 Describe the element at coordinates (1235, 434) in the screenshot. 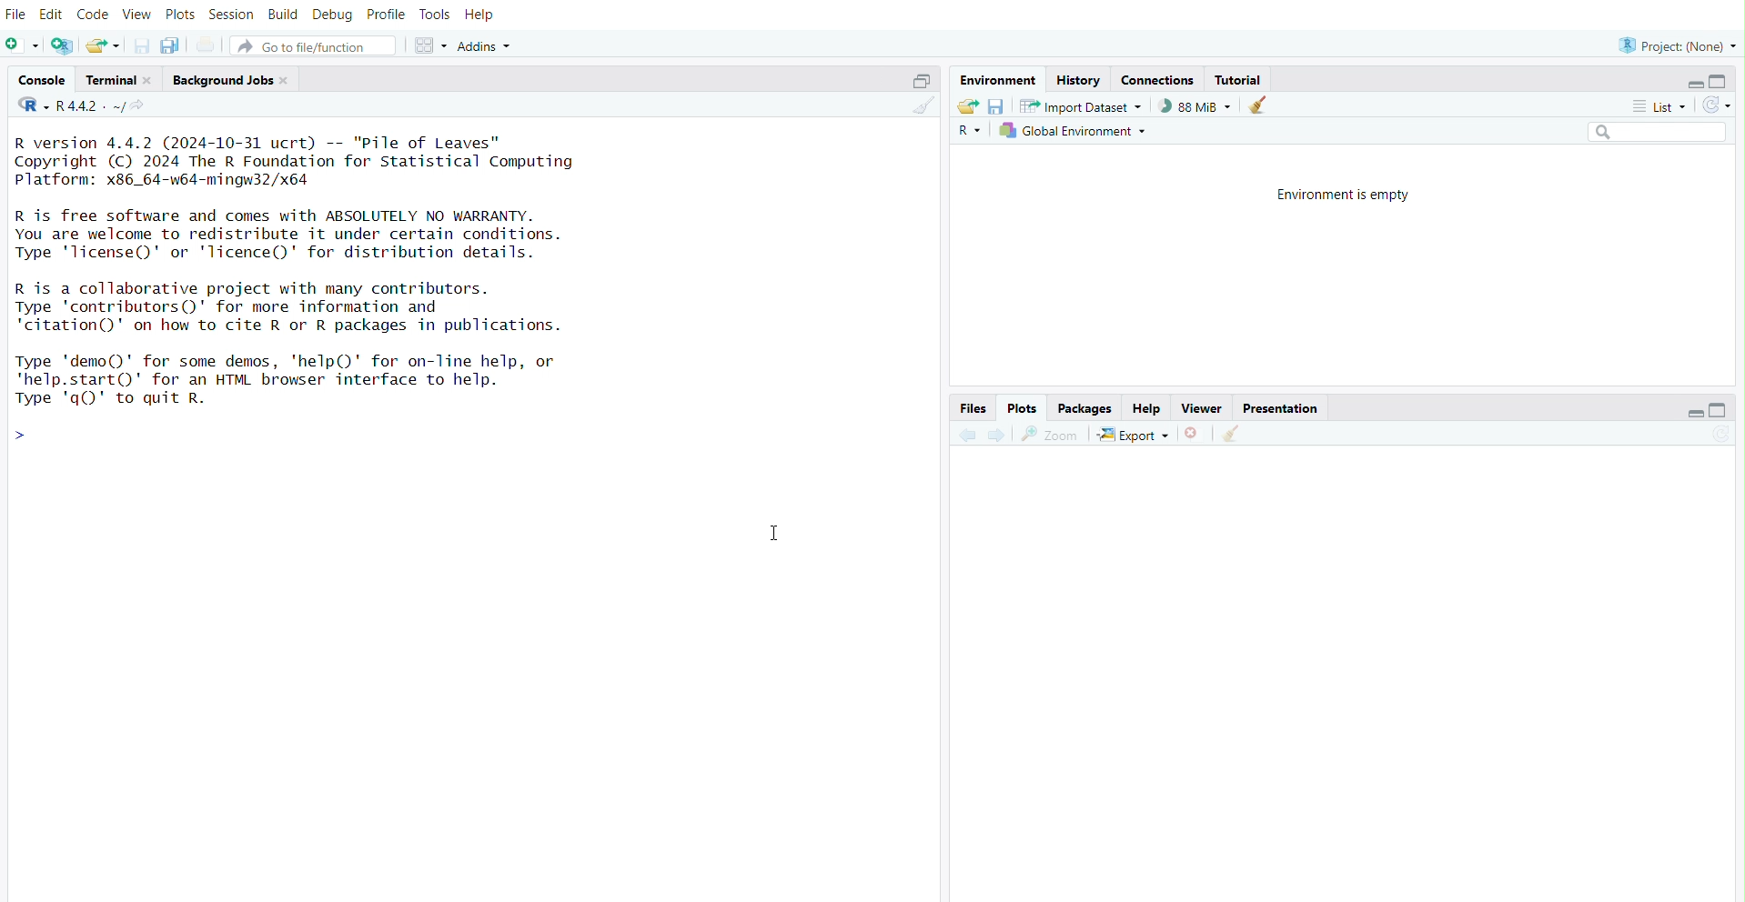

I see `clear all plots` at that location.